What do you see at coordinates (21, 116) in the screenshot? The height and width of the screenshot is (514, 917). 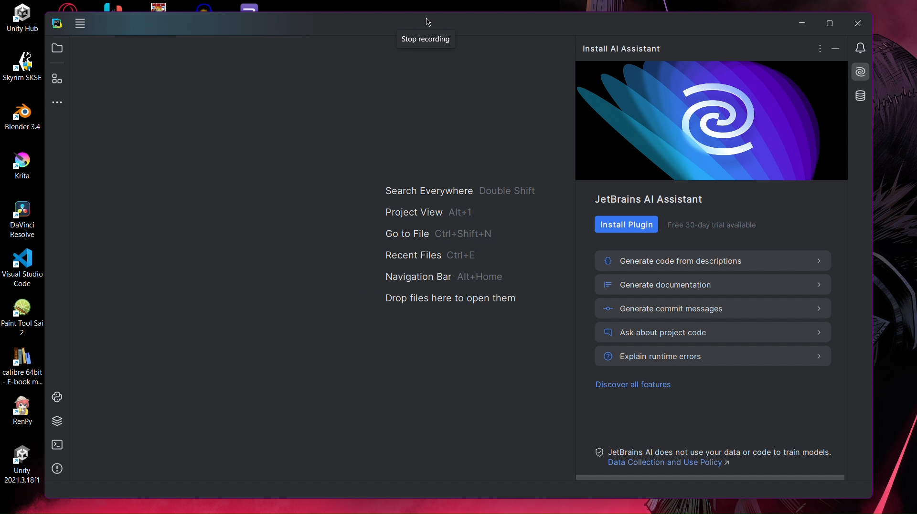 I see `Blender 3.4` at bounding box center [21, 116].